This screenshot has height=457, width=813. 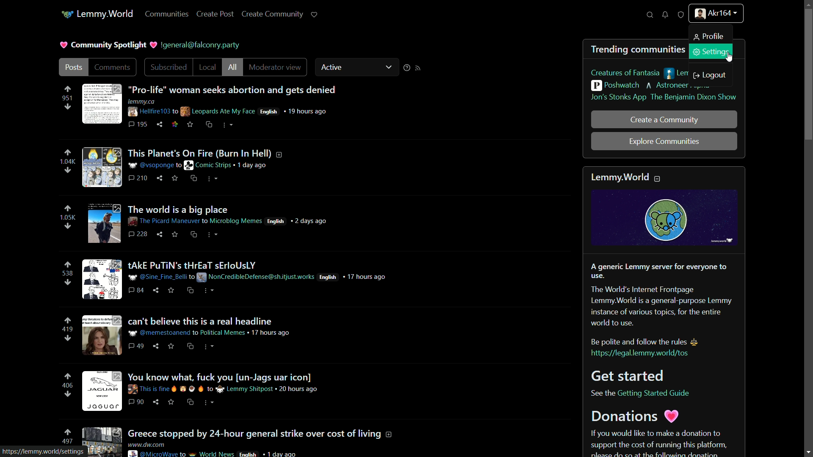 What do you see at coordinates (68, 153) in the screenshot?
I see `upvote` at bounding box center [68, 153].